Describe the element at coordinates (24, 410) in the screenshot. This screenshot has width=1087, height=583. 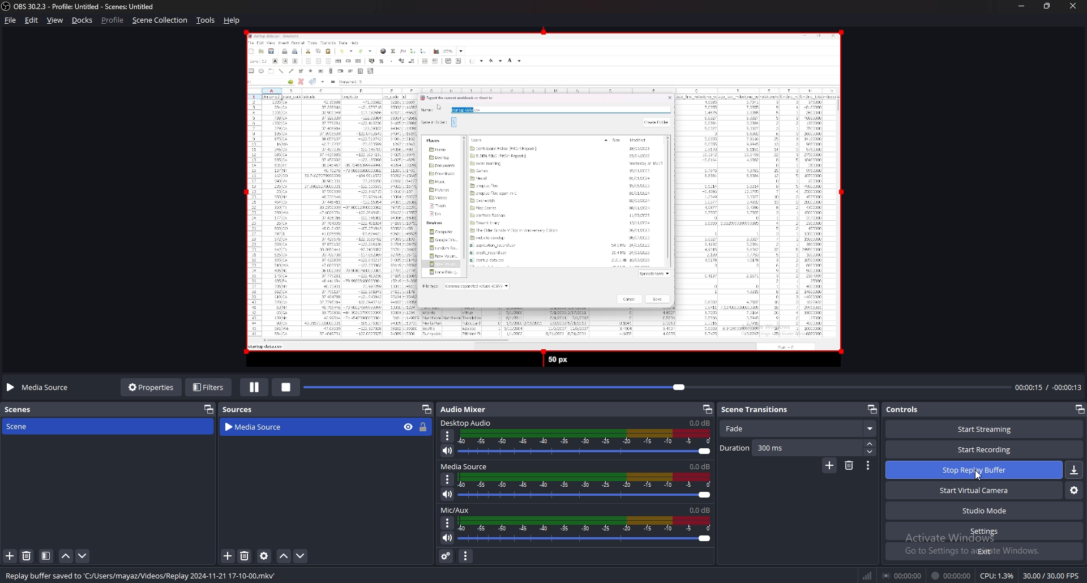
I see `scenes` at that location.